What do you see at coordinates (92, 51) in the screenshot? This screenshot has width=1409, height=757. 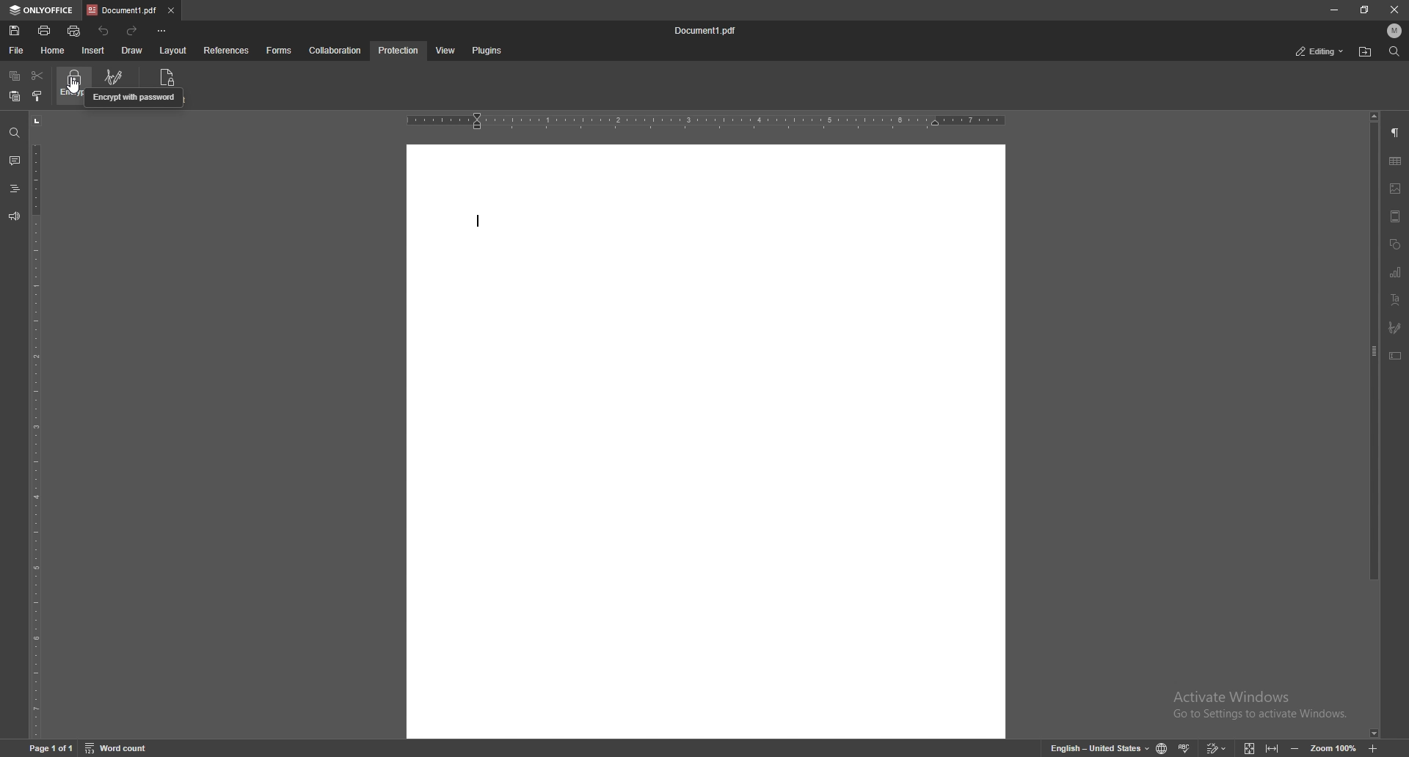 I see `insert` at bounding box center [92, 51].